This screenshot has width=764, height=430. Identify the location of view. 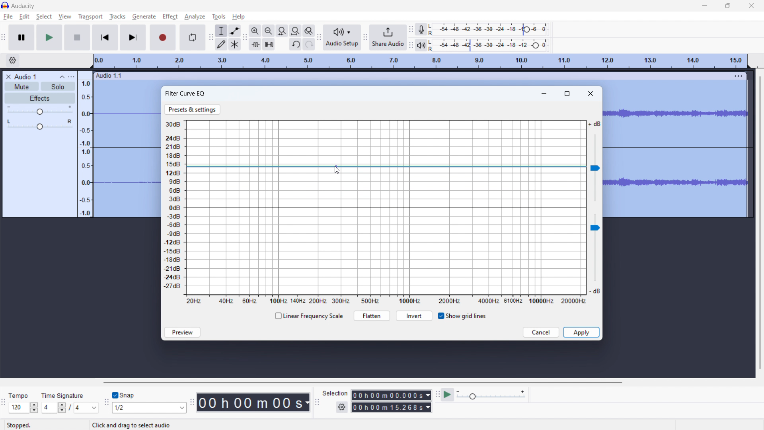
(65, 16).